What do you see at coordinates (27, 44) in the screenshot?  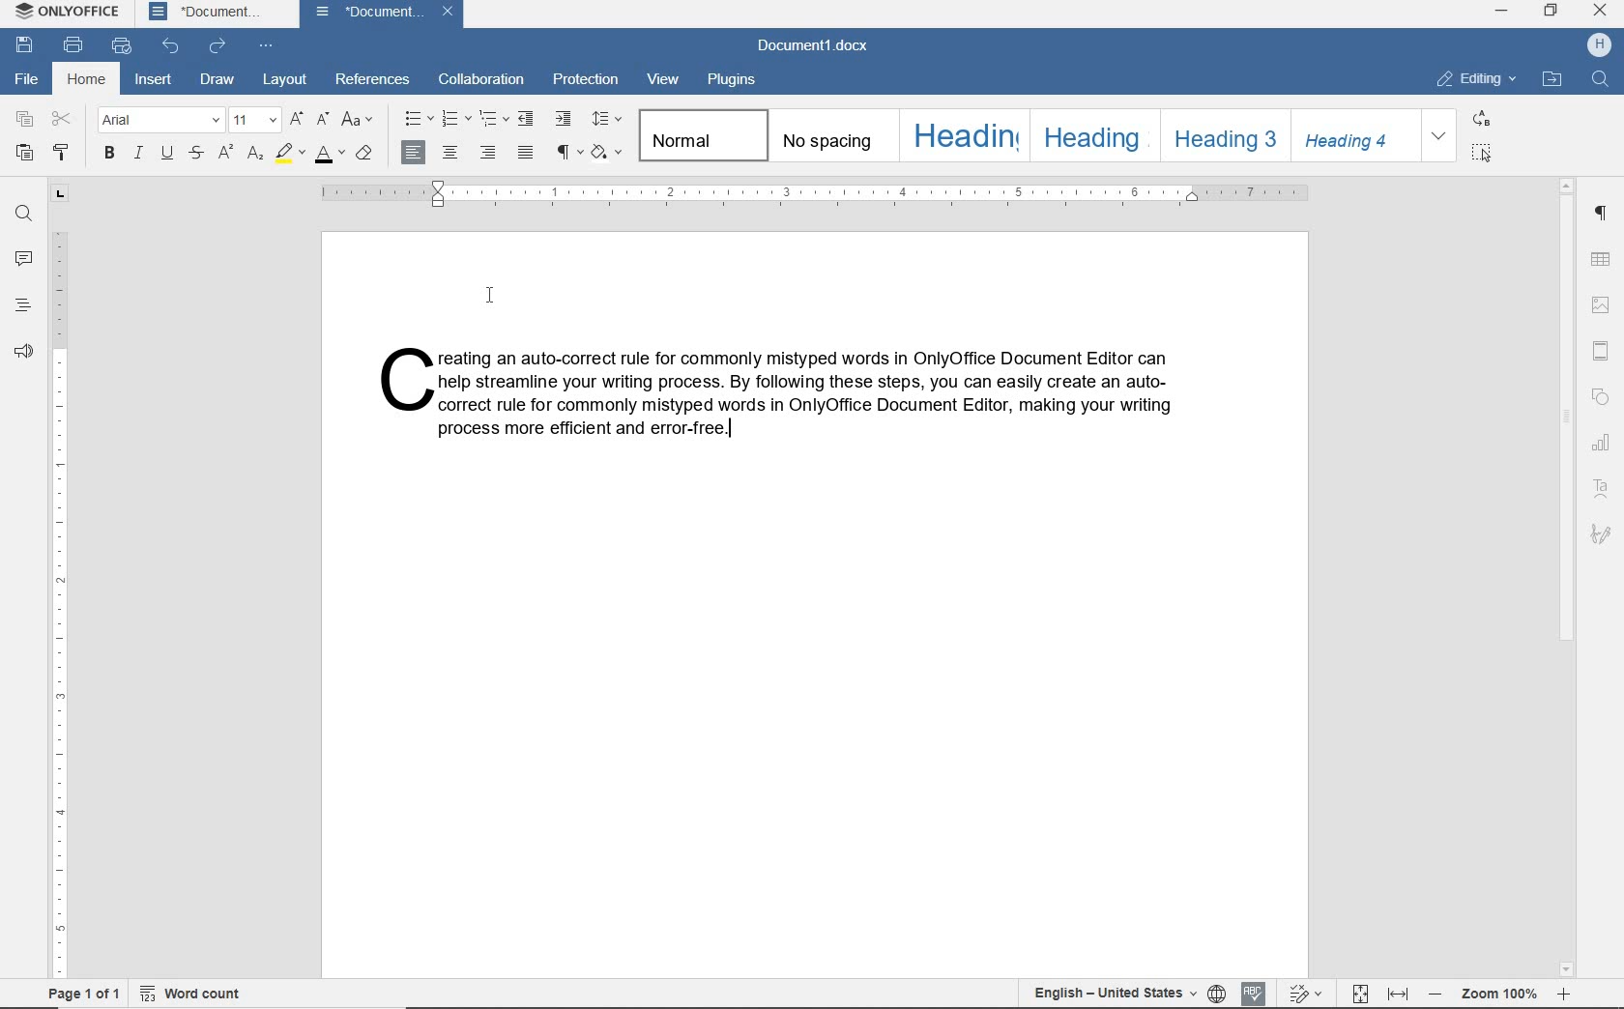 I see `SAVE` at bounding box center [27, 44].